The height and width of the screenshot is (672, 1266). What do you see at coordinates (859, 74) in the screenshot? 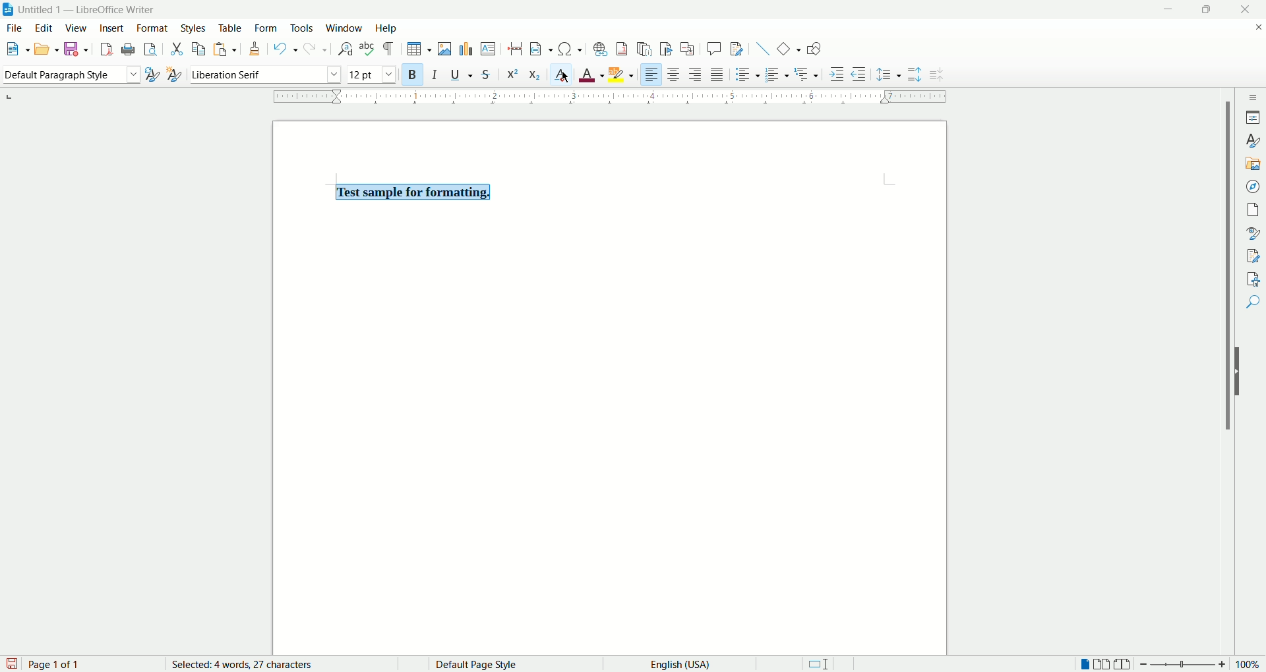
I see `decrease indent` at bounding box center [859, 74].